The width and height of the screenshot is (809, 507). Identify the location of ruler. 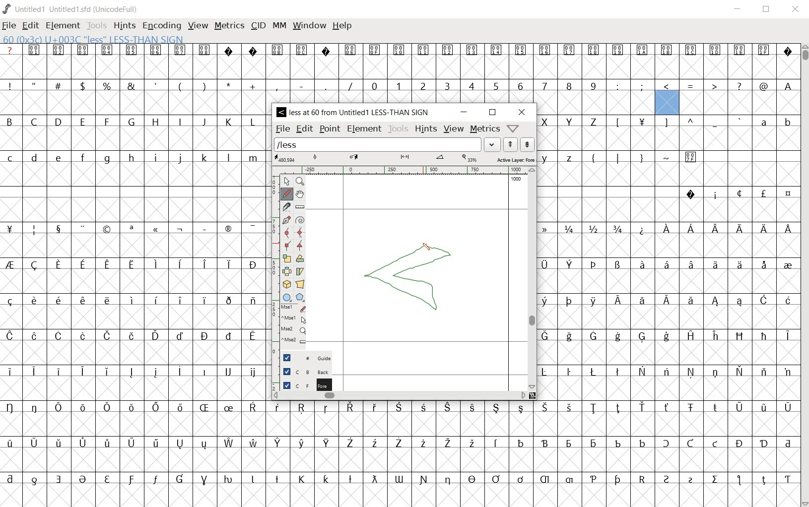
(404, 171).